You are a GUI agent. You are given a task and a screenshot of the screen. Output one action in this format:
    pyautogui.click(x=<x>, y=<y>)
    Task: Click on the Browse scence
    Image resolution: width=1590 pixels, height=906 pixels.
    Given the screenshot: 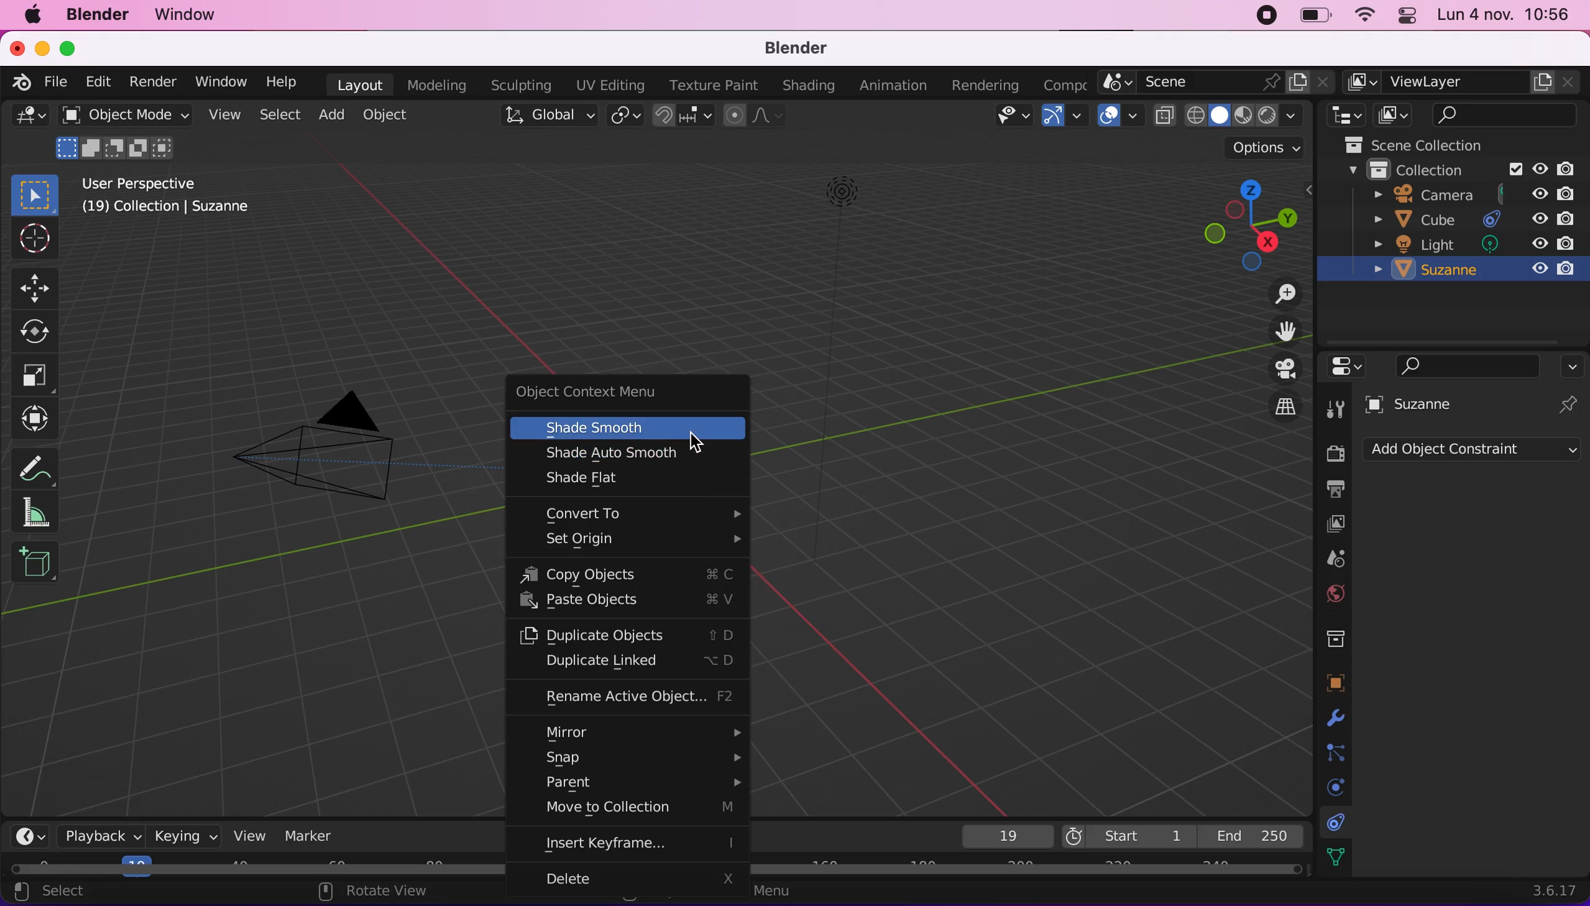 What is the action you would take?
    pyautogui.click(x=1115, y=82)
    